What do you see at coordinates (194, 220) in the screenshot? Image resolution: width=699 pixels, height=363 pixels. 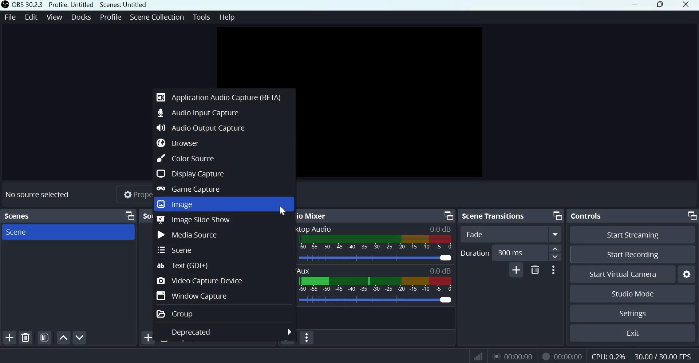 I see `Image slide show` at bounding box center [194, 220].